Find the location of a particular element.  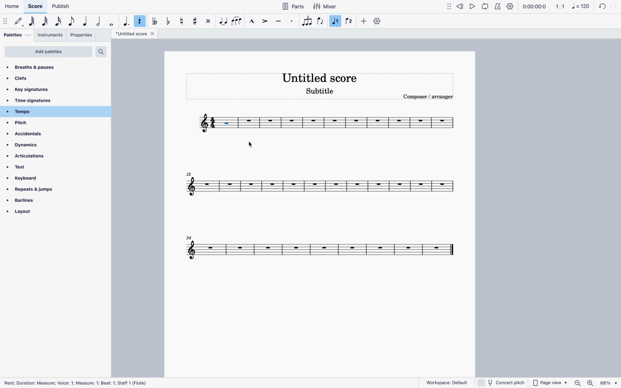

composer / arranger is located at coordinates (427, 98).